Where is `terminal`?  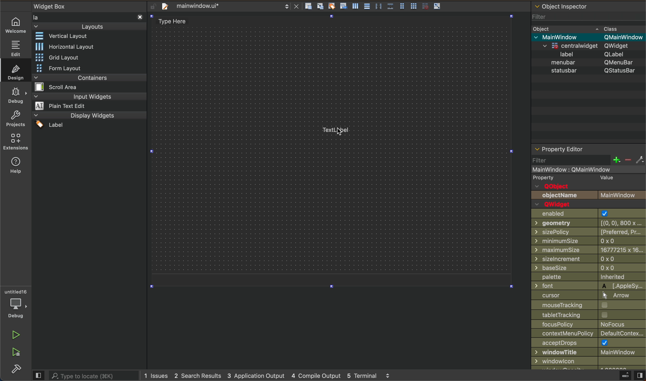 terminal is located at coordinates (373, 376).